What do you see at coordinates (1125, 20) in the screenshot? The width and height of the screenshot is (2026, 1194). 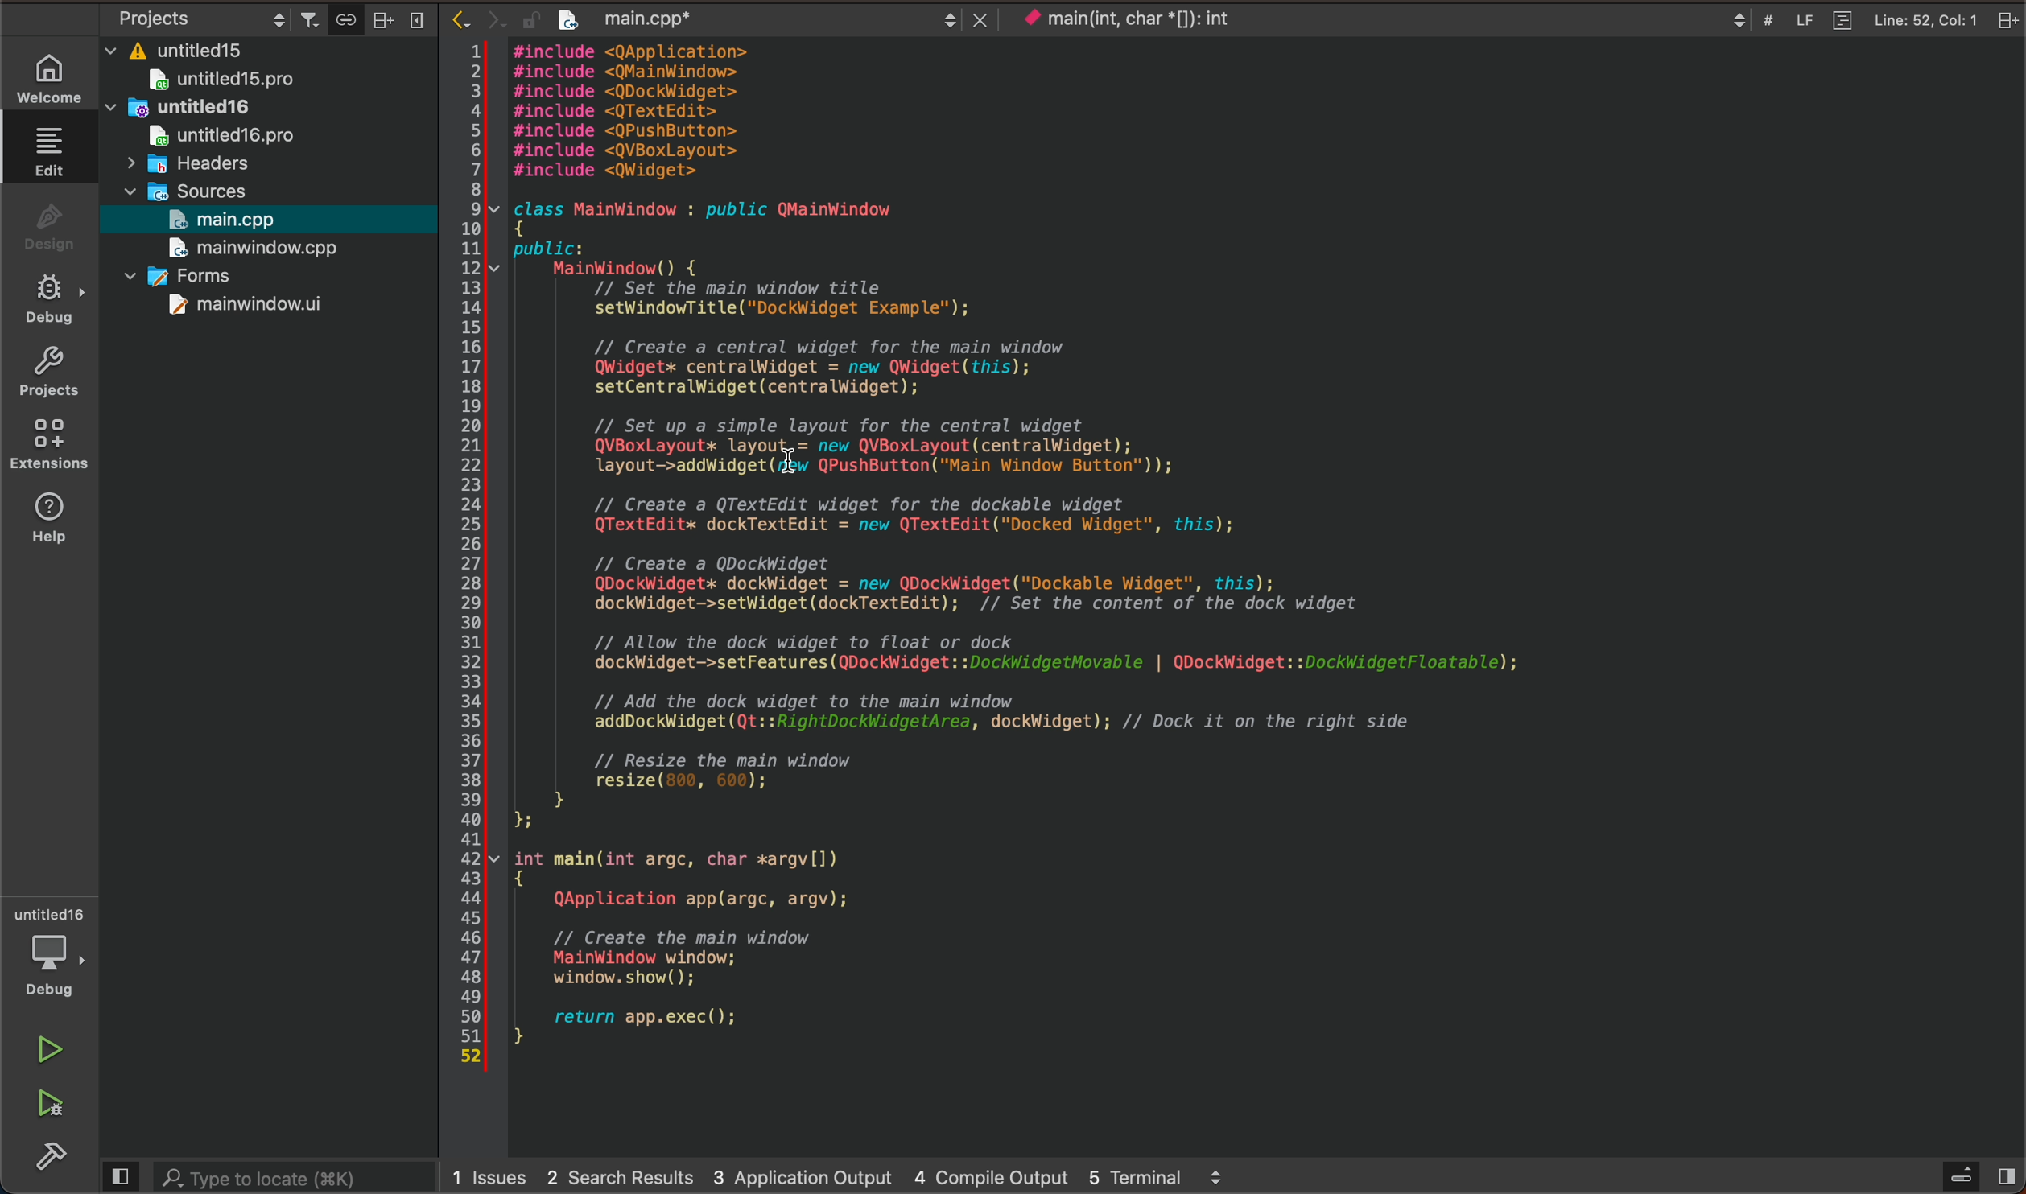 I see `current context` at bounding box center [1125, 20].